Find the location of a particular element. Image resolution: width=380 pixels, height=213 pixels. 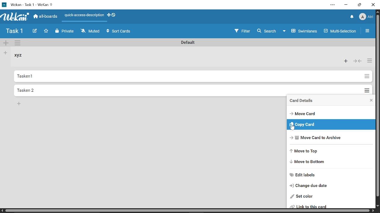

Link to this card is located at coordinates (331, 206).